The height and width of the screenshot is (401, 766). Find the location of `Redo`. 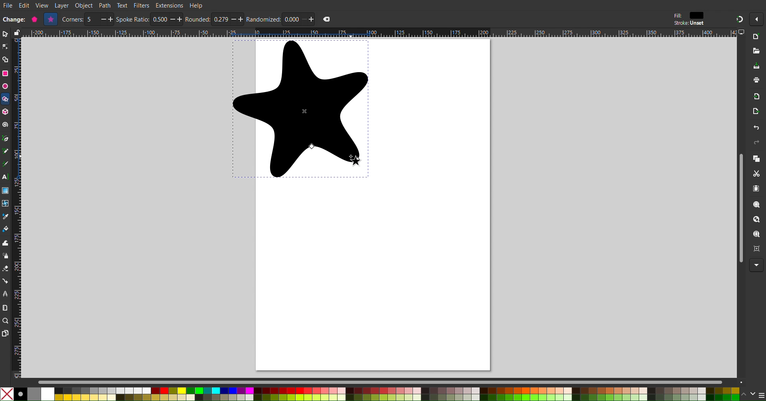

Redo is located at coordinates (755, 143).